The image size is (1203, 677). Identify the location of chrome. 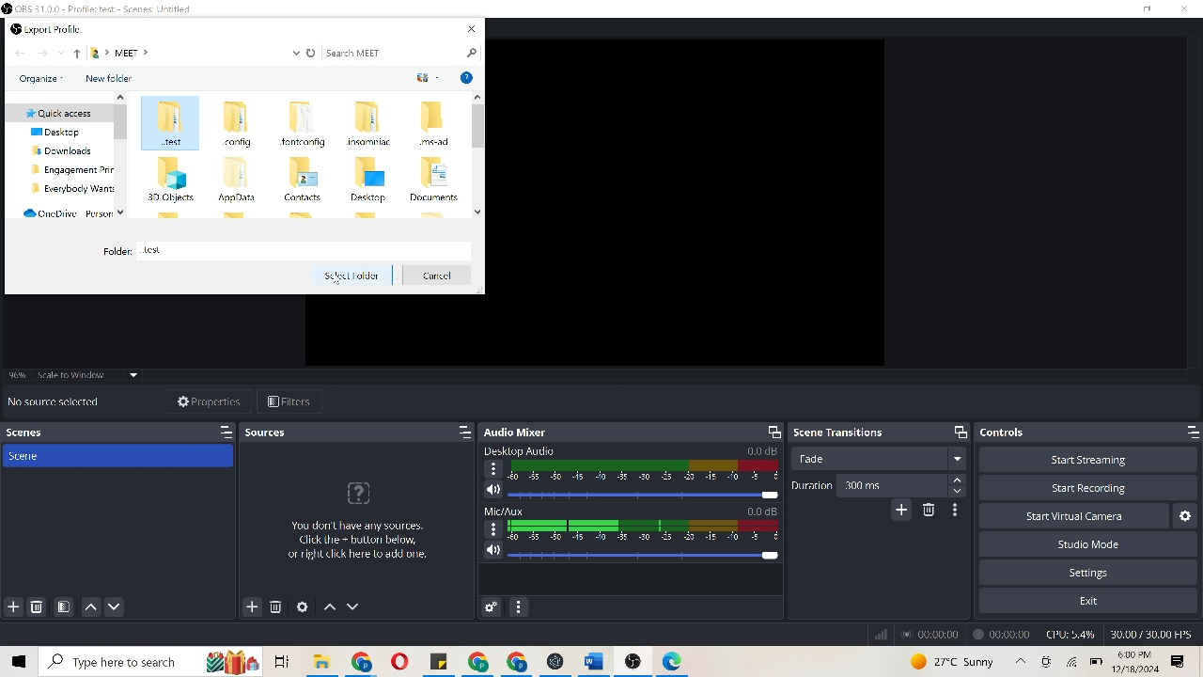
(366, 662).